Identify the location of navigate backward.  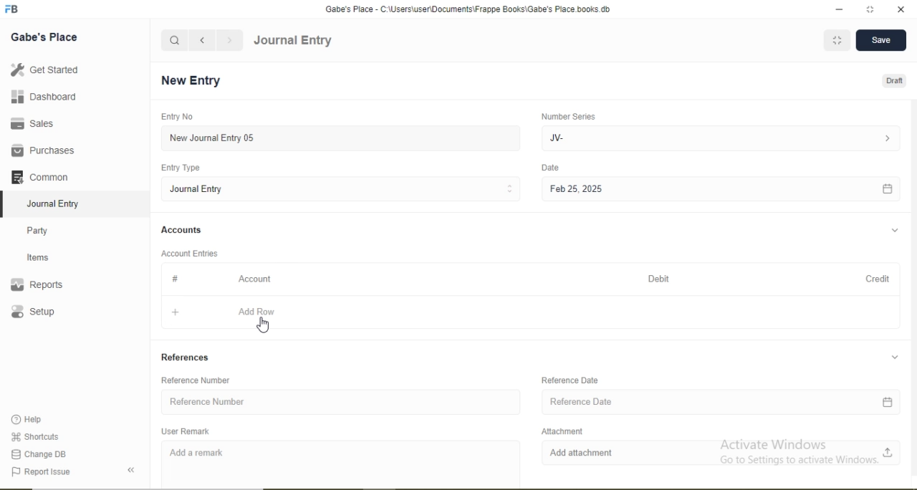
(201, 40).